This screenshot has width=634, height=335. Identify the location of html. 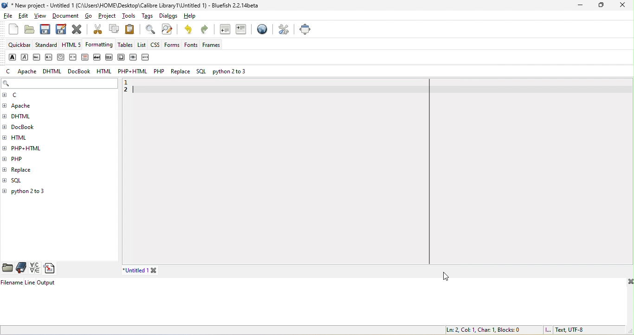
(24, 138).